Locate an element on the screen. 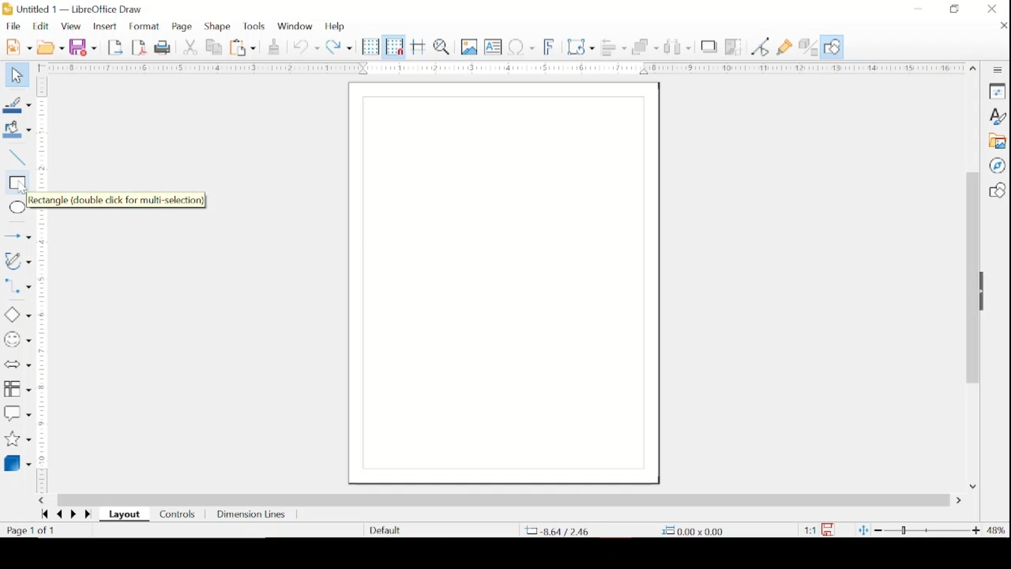 This screenshot has height=569, width=1011. zoom slider is located at coordinates (928, 530).